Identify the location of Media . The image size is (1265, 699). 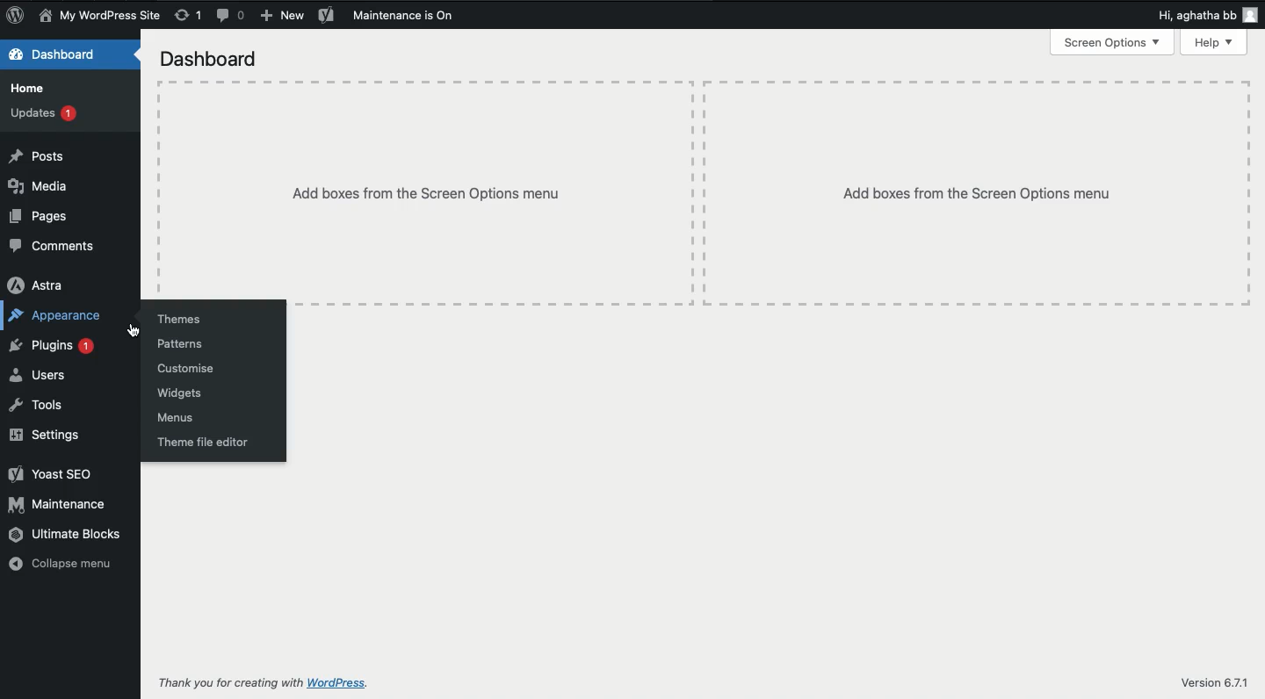
(39, 187).